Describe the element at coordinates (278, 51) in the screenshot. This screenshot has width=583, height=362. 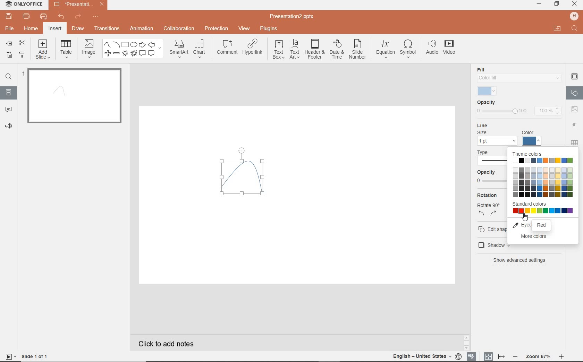
I see `TEXT BOX` at that location.